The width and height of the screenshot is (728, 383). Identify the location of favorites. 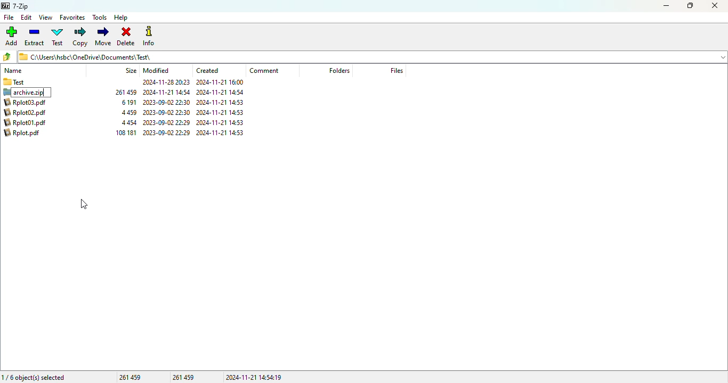
(72, 18).